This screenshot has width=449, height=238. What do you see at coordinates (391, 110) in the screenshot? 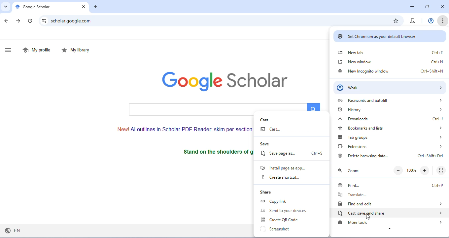
I see `history` at bounding box center [391, 110].